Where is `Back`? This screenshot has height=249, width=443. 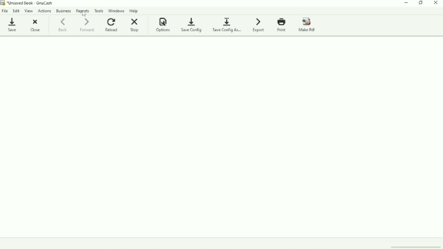 Back is located at coordinates (64, 24).